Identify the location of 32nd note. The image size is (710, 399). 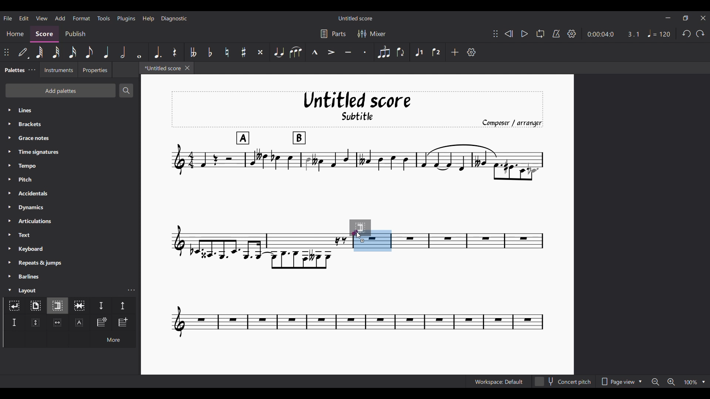
(56, 52).